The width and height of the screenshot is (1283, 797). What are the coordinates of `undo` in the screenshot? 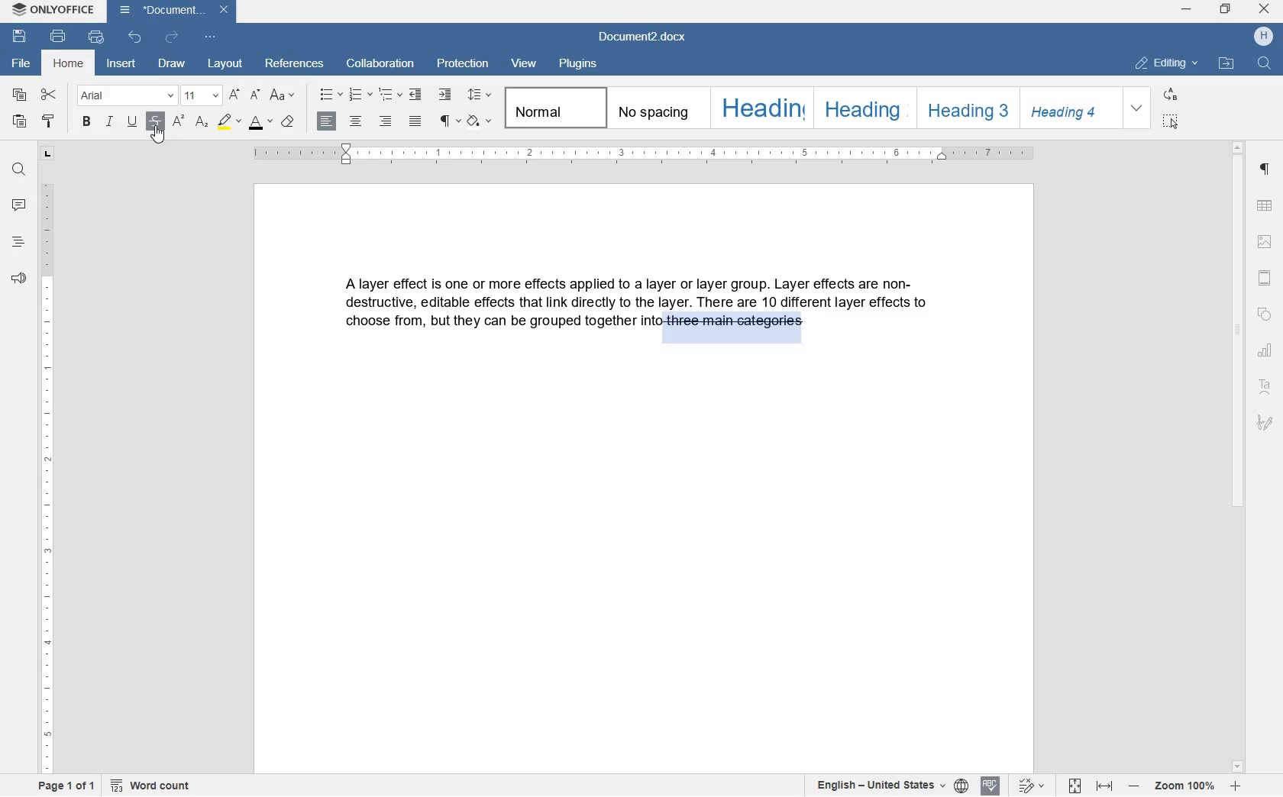 It's located at (136, 38).